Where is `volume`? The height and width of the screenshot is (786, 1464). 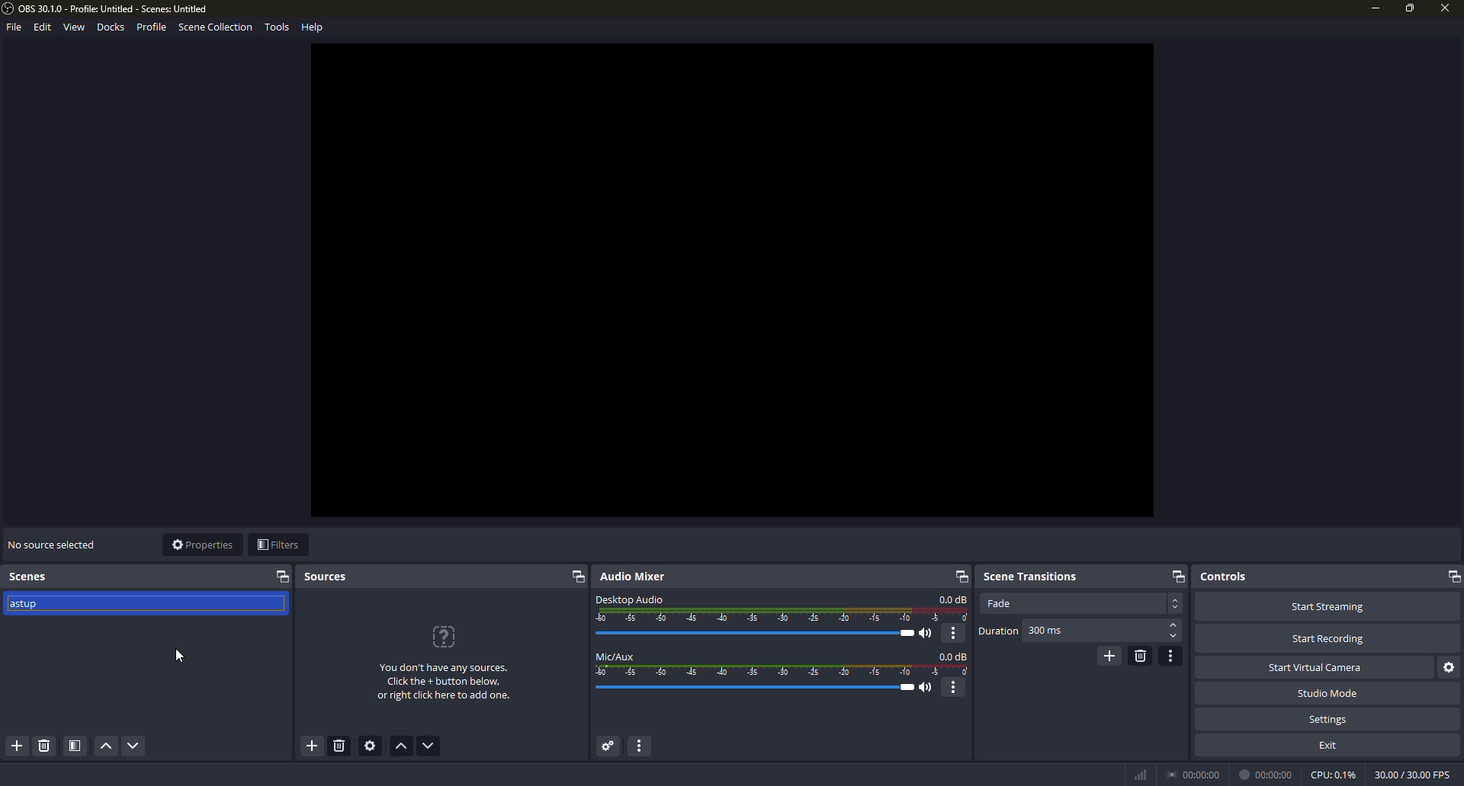
volume is located at coordinates (760, 633).